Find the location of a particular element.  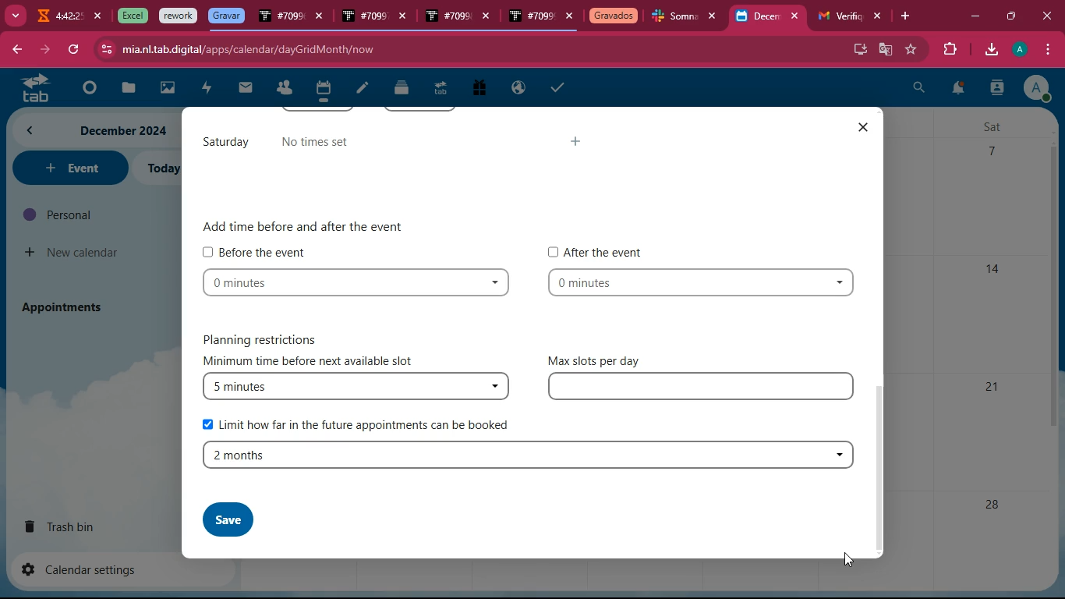

save is located at coordinates (227, 520).